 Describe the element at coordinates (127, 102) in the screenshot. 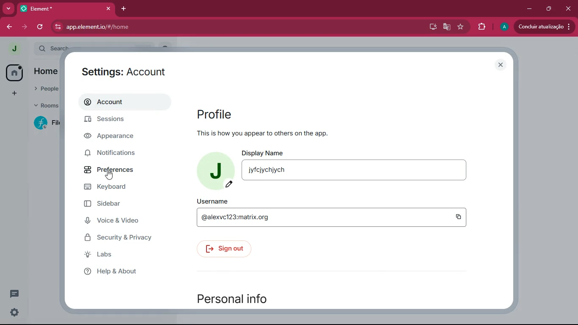

I see `account` at that location.